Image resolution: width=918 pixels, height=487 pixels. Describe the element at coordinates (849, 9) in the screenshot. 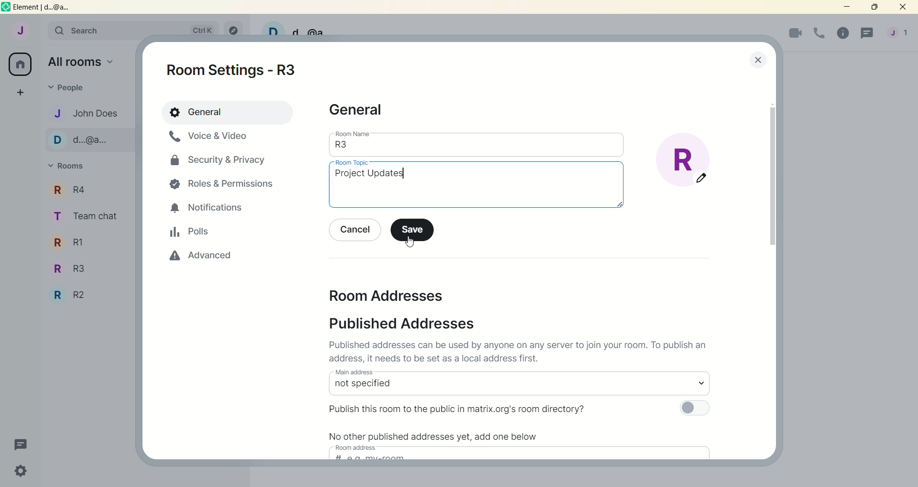

I see `minimize` at that location.